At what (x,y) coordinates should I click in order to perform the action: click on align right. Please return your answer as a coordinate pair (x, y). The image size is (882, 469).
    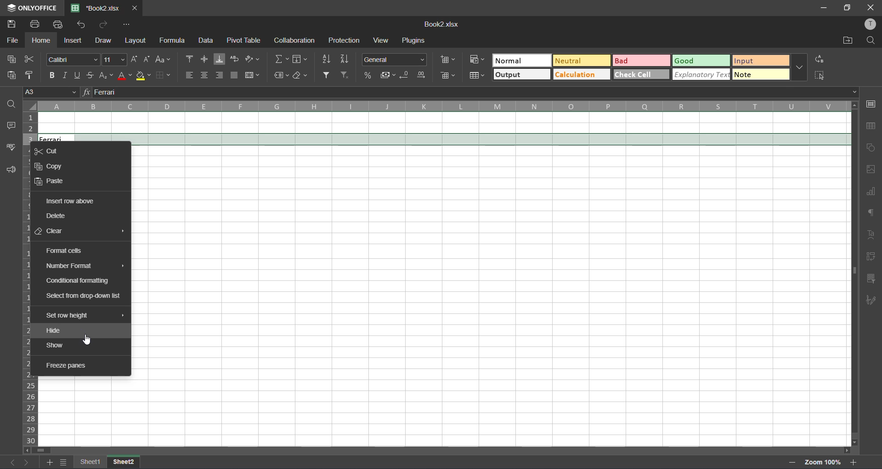
    Looking at the image, I should click on (220, 75).